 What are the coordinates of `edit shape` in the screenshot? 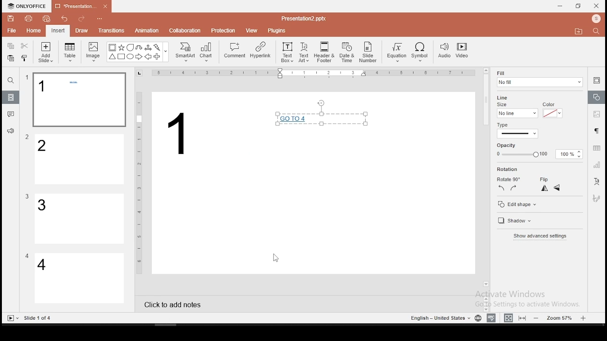 It's located at (516, 204).